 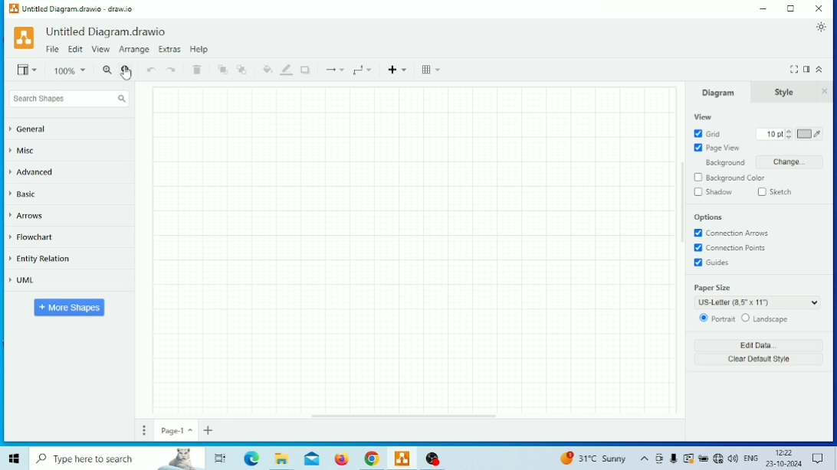 What do you see at coordinates (118, 459) in the screenshot?
I see `Type here to search` at bounding box center [118, 459].